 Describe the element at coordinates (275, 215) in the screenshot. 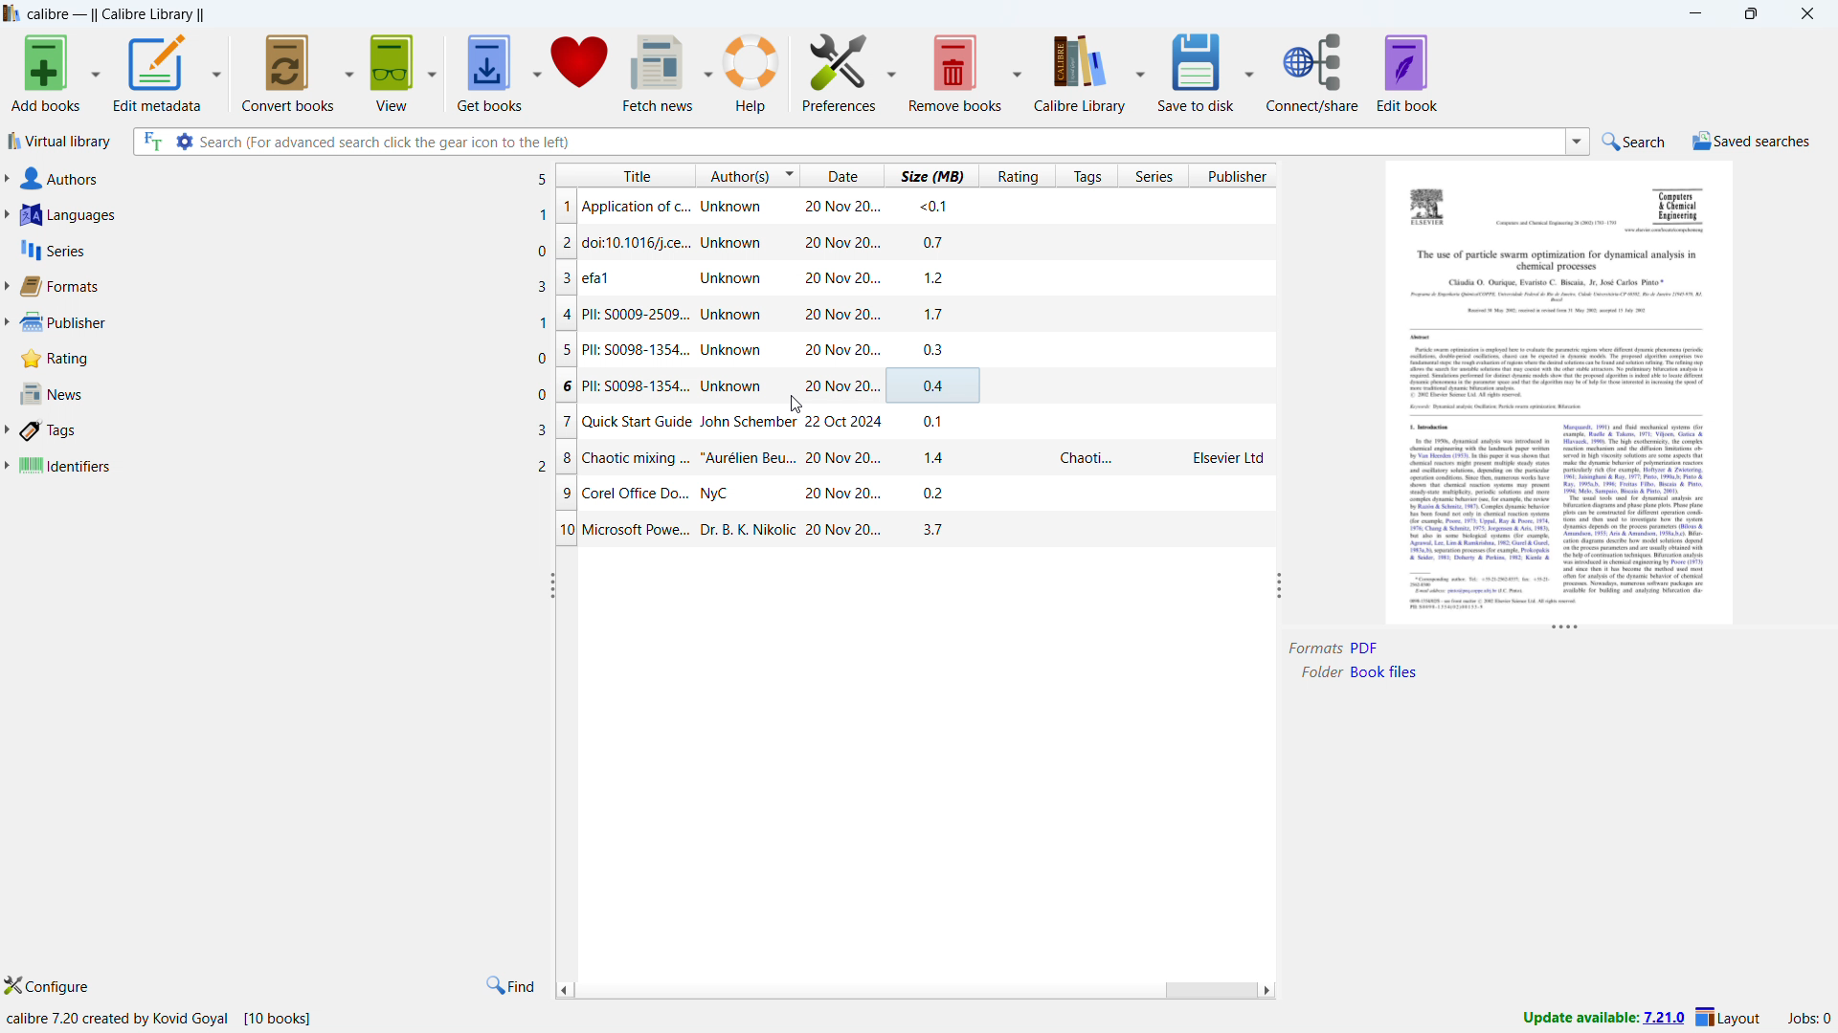

I see `languages` at that location.